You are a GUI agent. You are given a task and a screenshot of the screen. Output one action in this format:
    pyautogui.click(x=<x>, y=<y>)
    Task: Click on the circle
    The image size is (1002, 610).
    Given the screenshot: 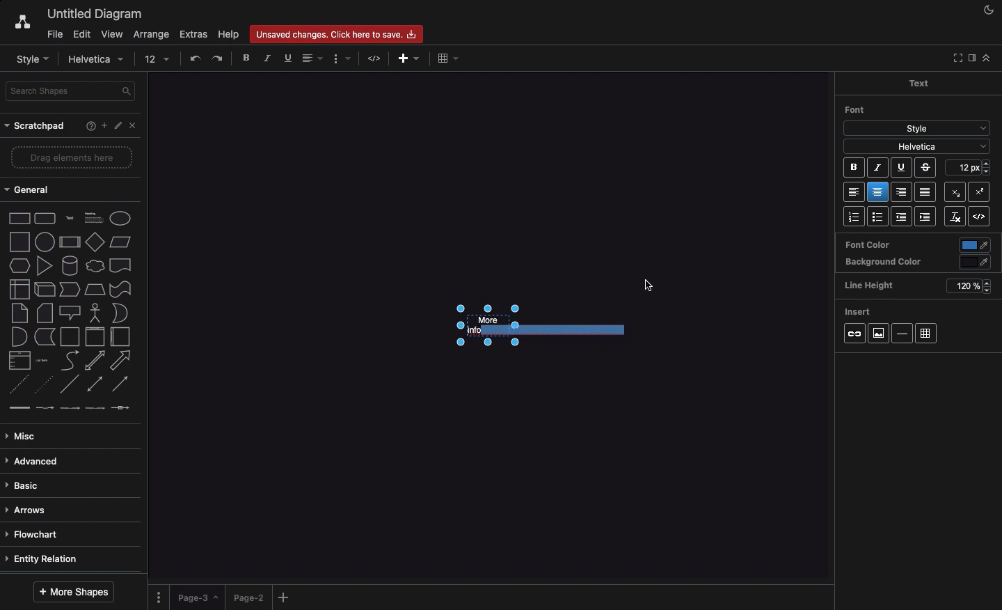 What is the action you would take?
    pyautogui.click(x=45, y=242)
    